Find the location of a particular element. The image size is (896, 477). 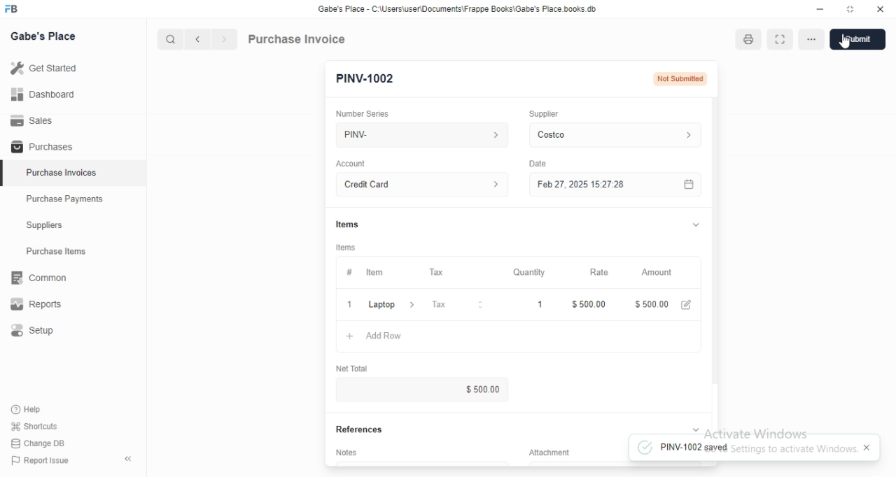

Supplier is located at coordinates (544, 114).